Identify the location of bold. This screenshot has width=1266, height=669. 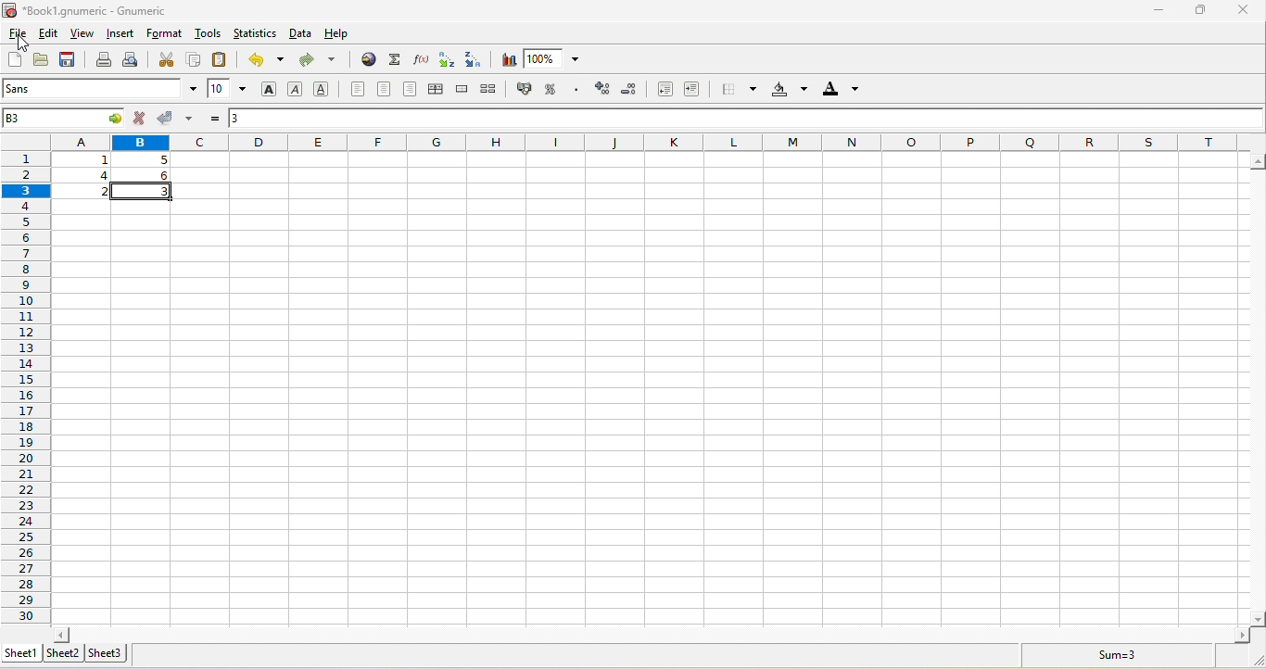
(272, 92).